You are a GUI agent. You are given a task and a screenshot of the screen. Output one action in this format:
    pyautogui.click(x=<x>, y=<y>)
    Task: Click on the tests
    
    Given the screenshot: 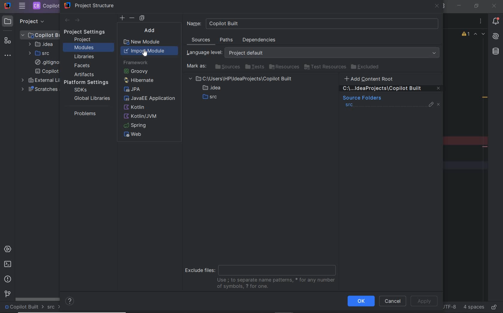 What is the action you would take?
    pyautogui.click(x=254, y=67)
    